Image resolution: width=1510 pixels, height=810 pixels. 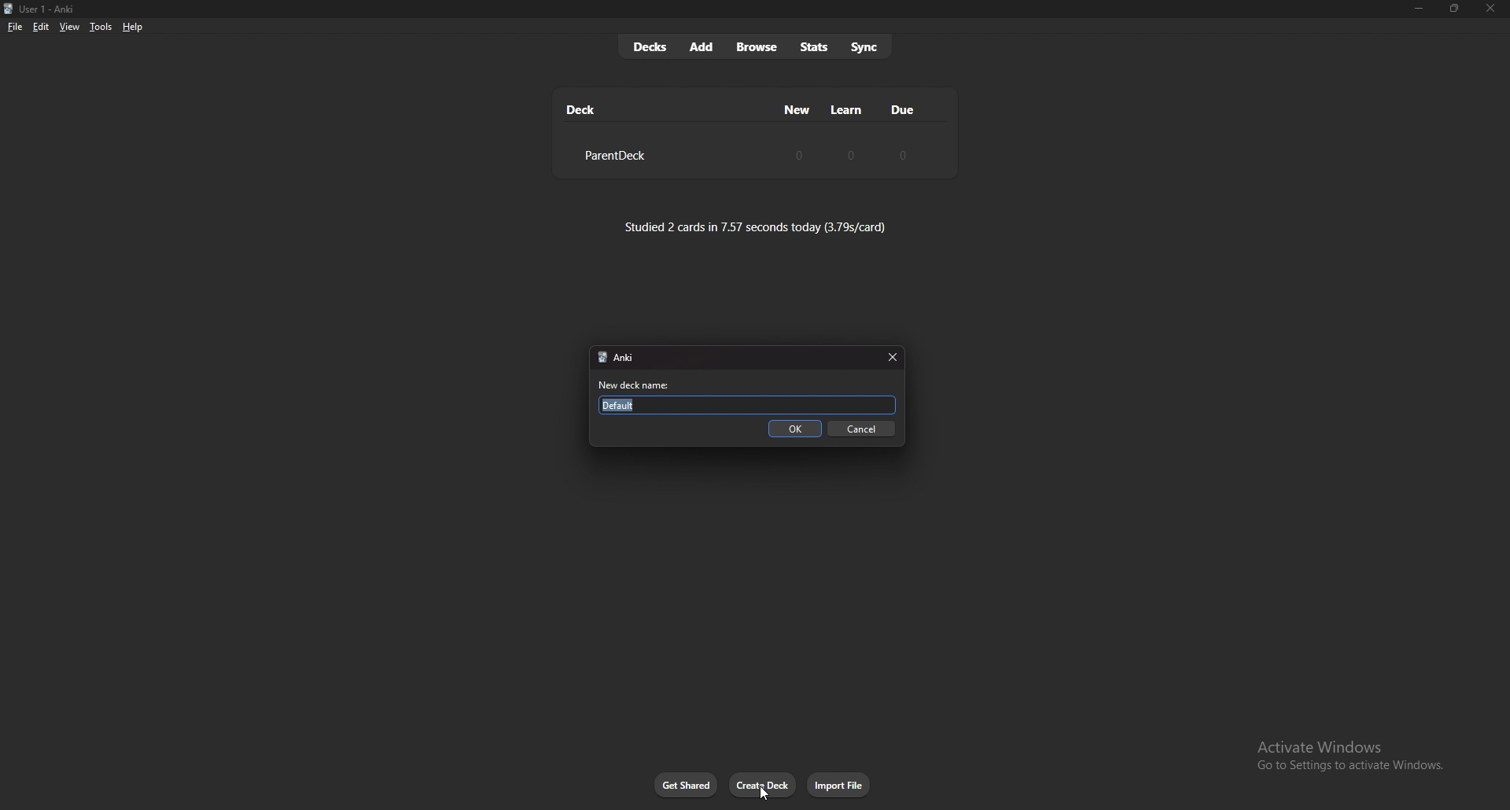 What do you see at coordinates (798, 109) in the screenshot?
I see `new` at bounding box center [798, 109].